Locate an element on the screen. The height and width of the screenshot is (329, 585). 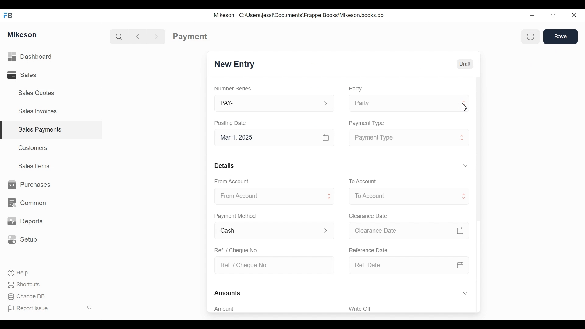
Full width toggle is located at coordinates (530, 37).